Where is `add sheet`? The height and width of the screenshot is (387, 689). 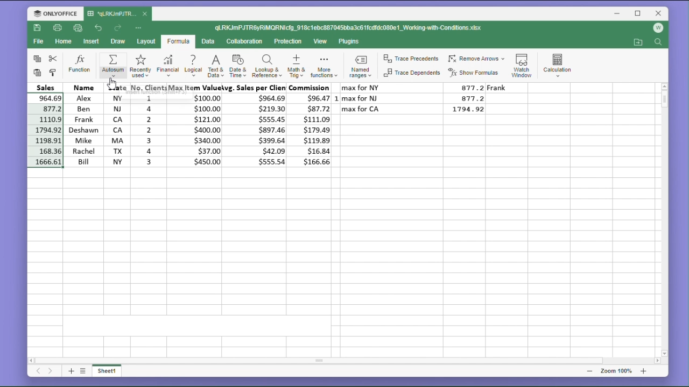 add sheet is located at coordinates (70, 371).